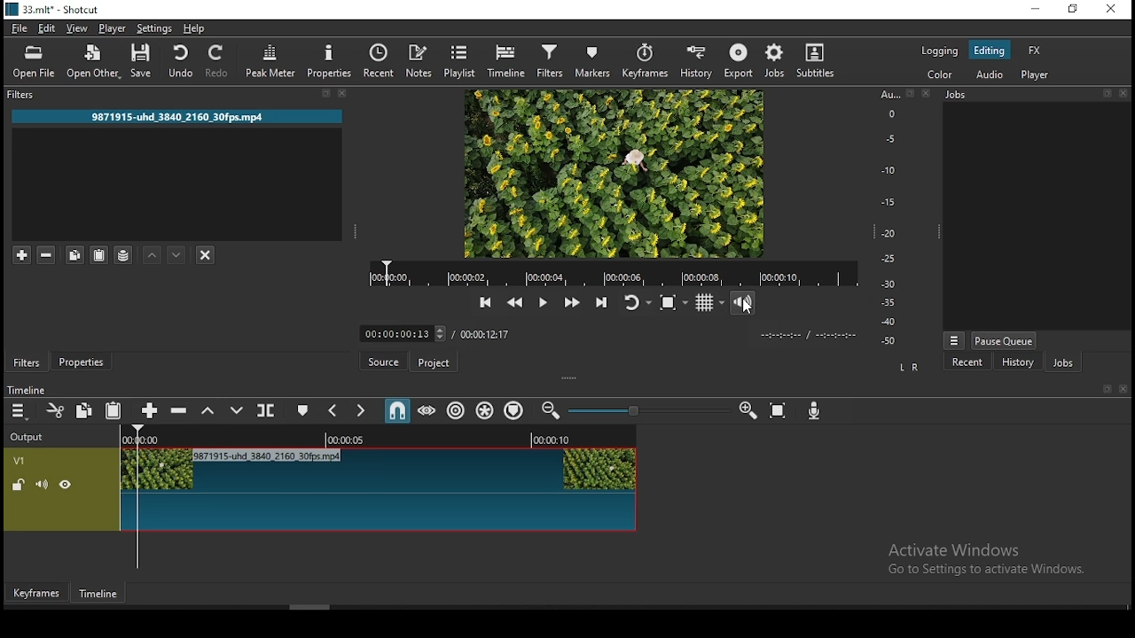 The width and height of the screenshot is (1135, 638). What do you see at coordinates (551, 62) in the screenshot?
I see `filters` at bounding box center [551, 62].